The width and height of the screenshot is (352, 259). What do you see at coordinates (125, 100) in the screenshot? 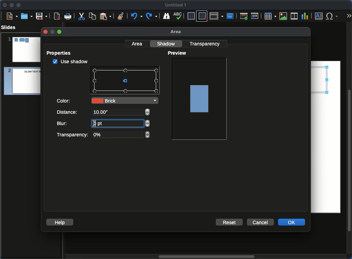
I see `Brick` at bounding box center [125, 100].